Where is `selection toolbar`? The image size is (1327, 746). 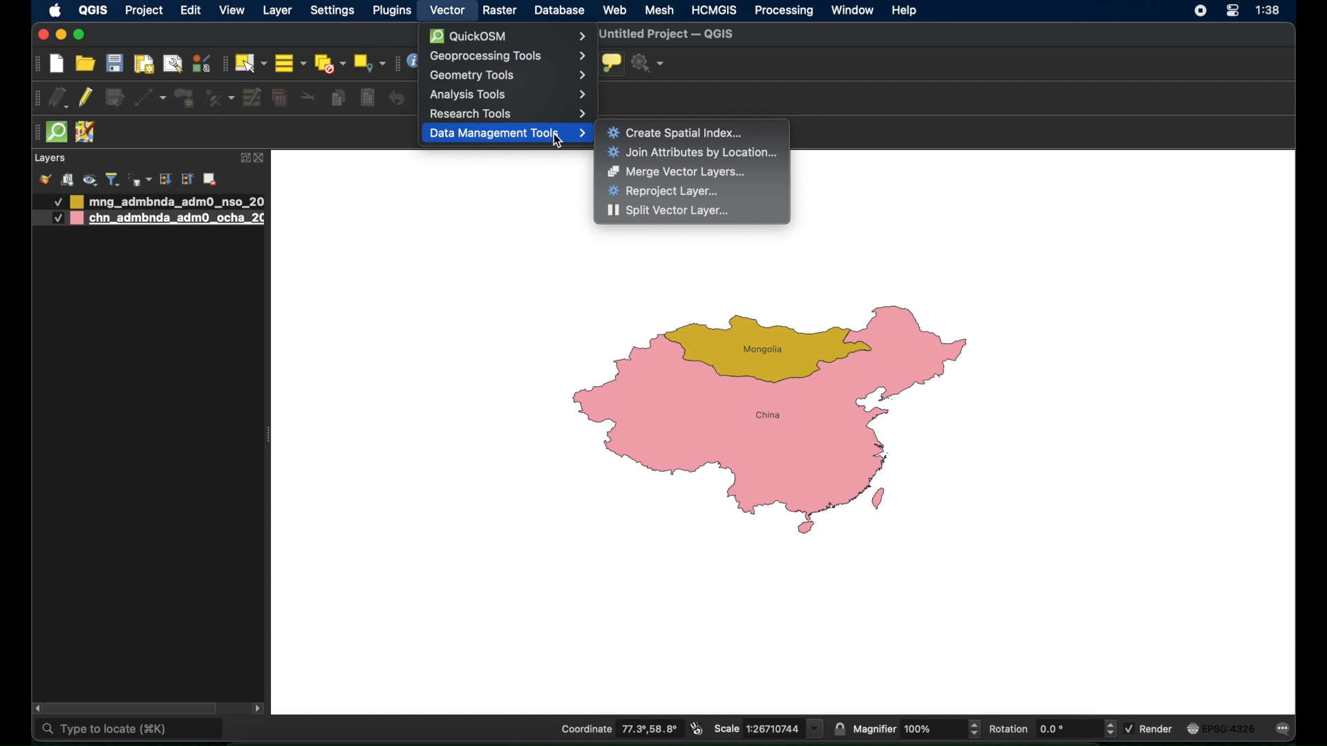
selection toolbar is located at coordinates (222, 64).